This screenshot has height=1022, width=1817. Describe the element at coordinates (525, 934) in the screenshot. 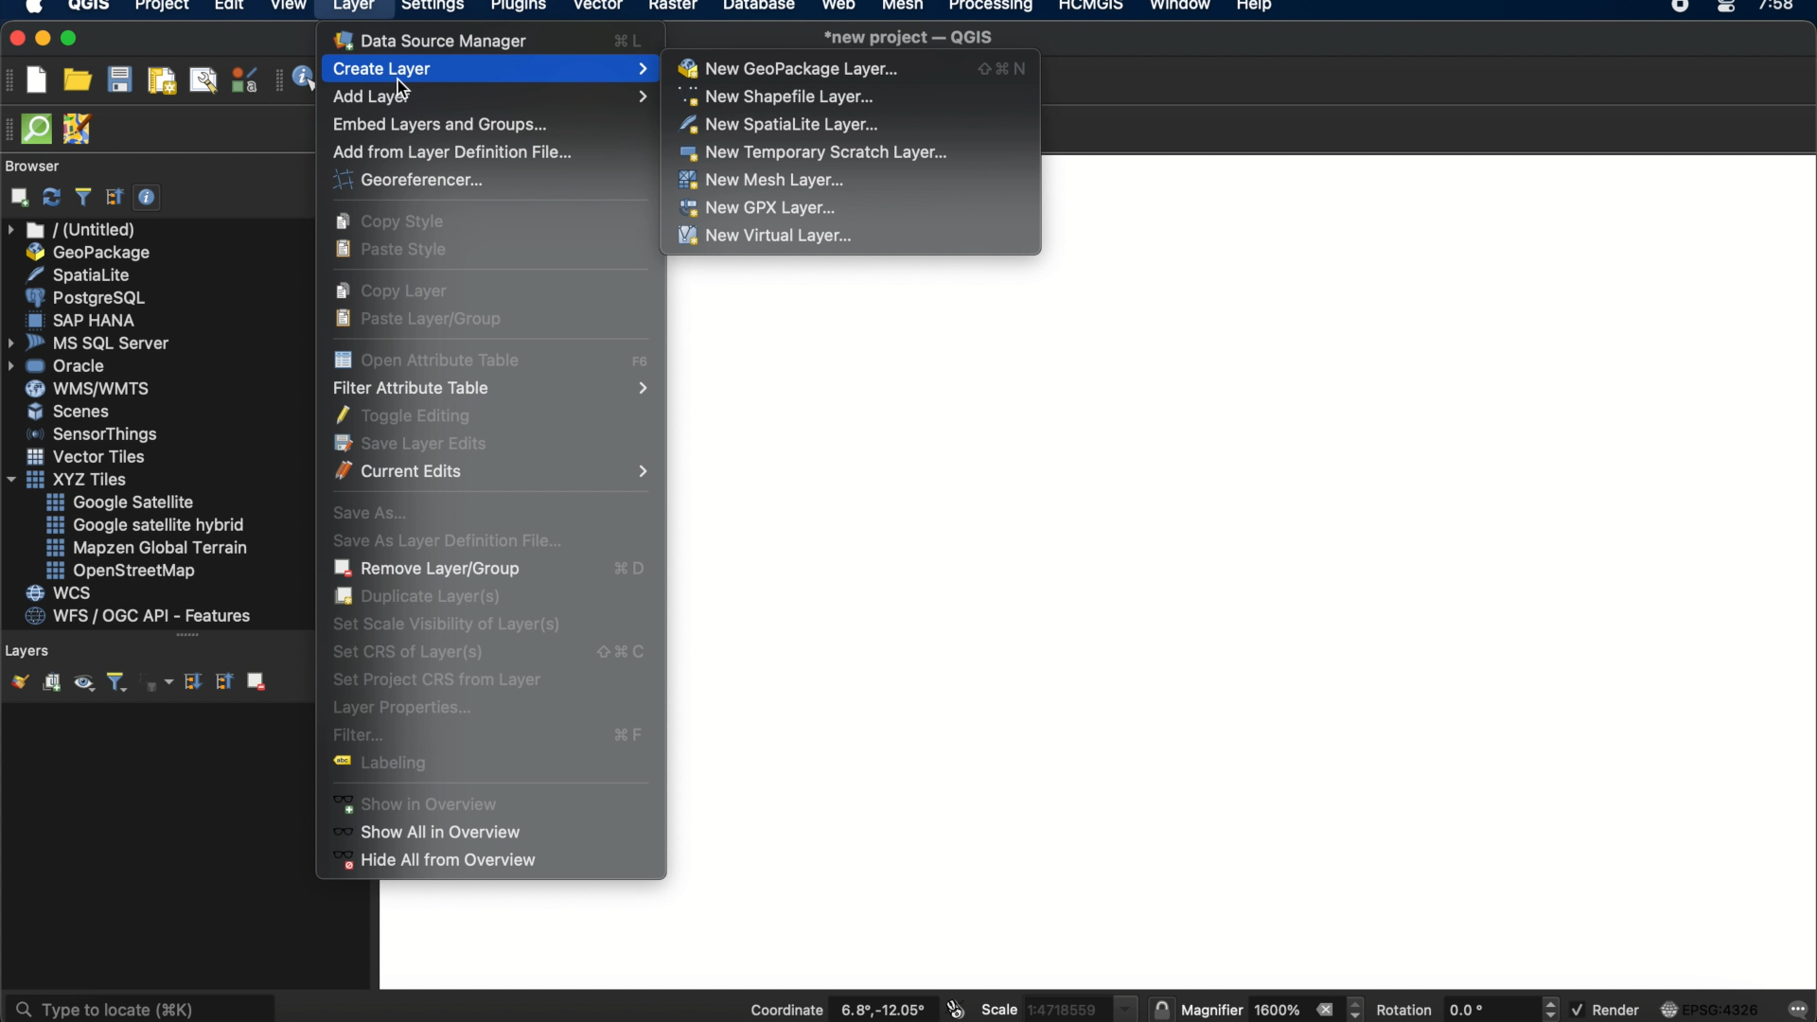

I see `workspace` at that location.